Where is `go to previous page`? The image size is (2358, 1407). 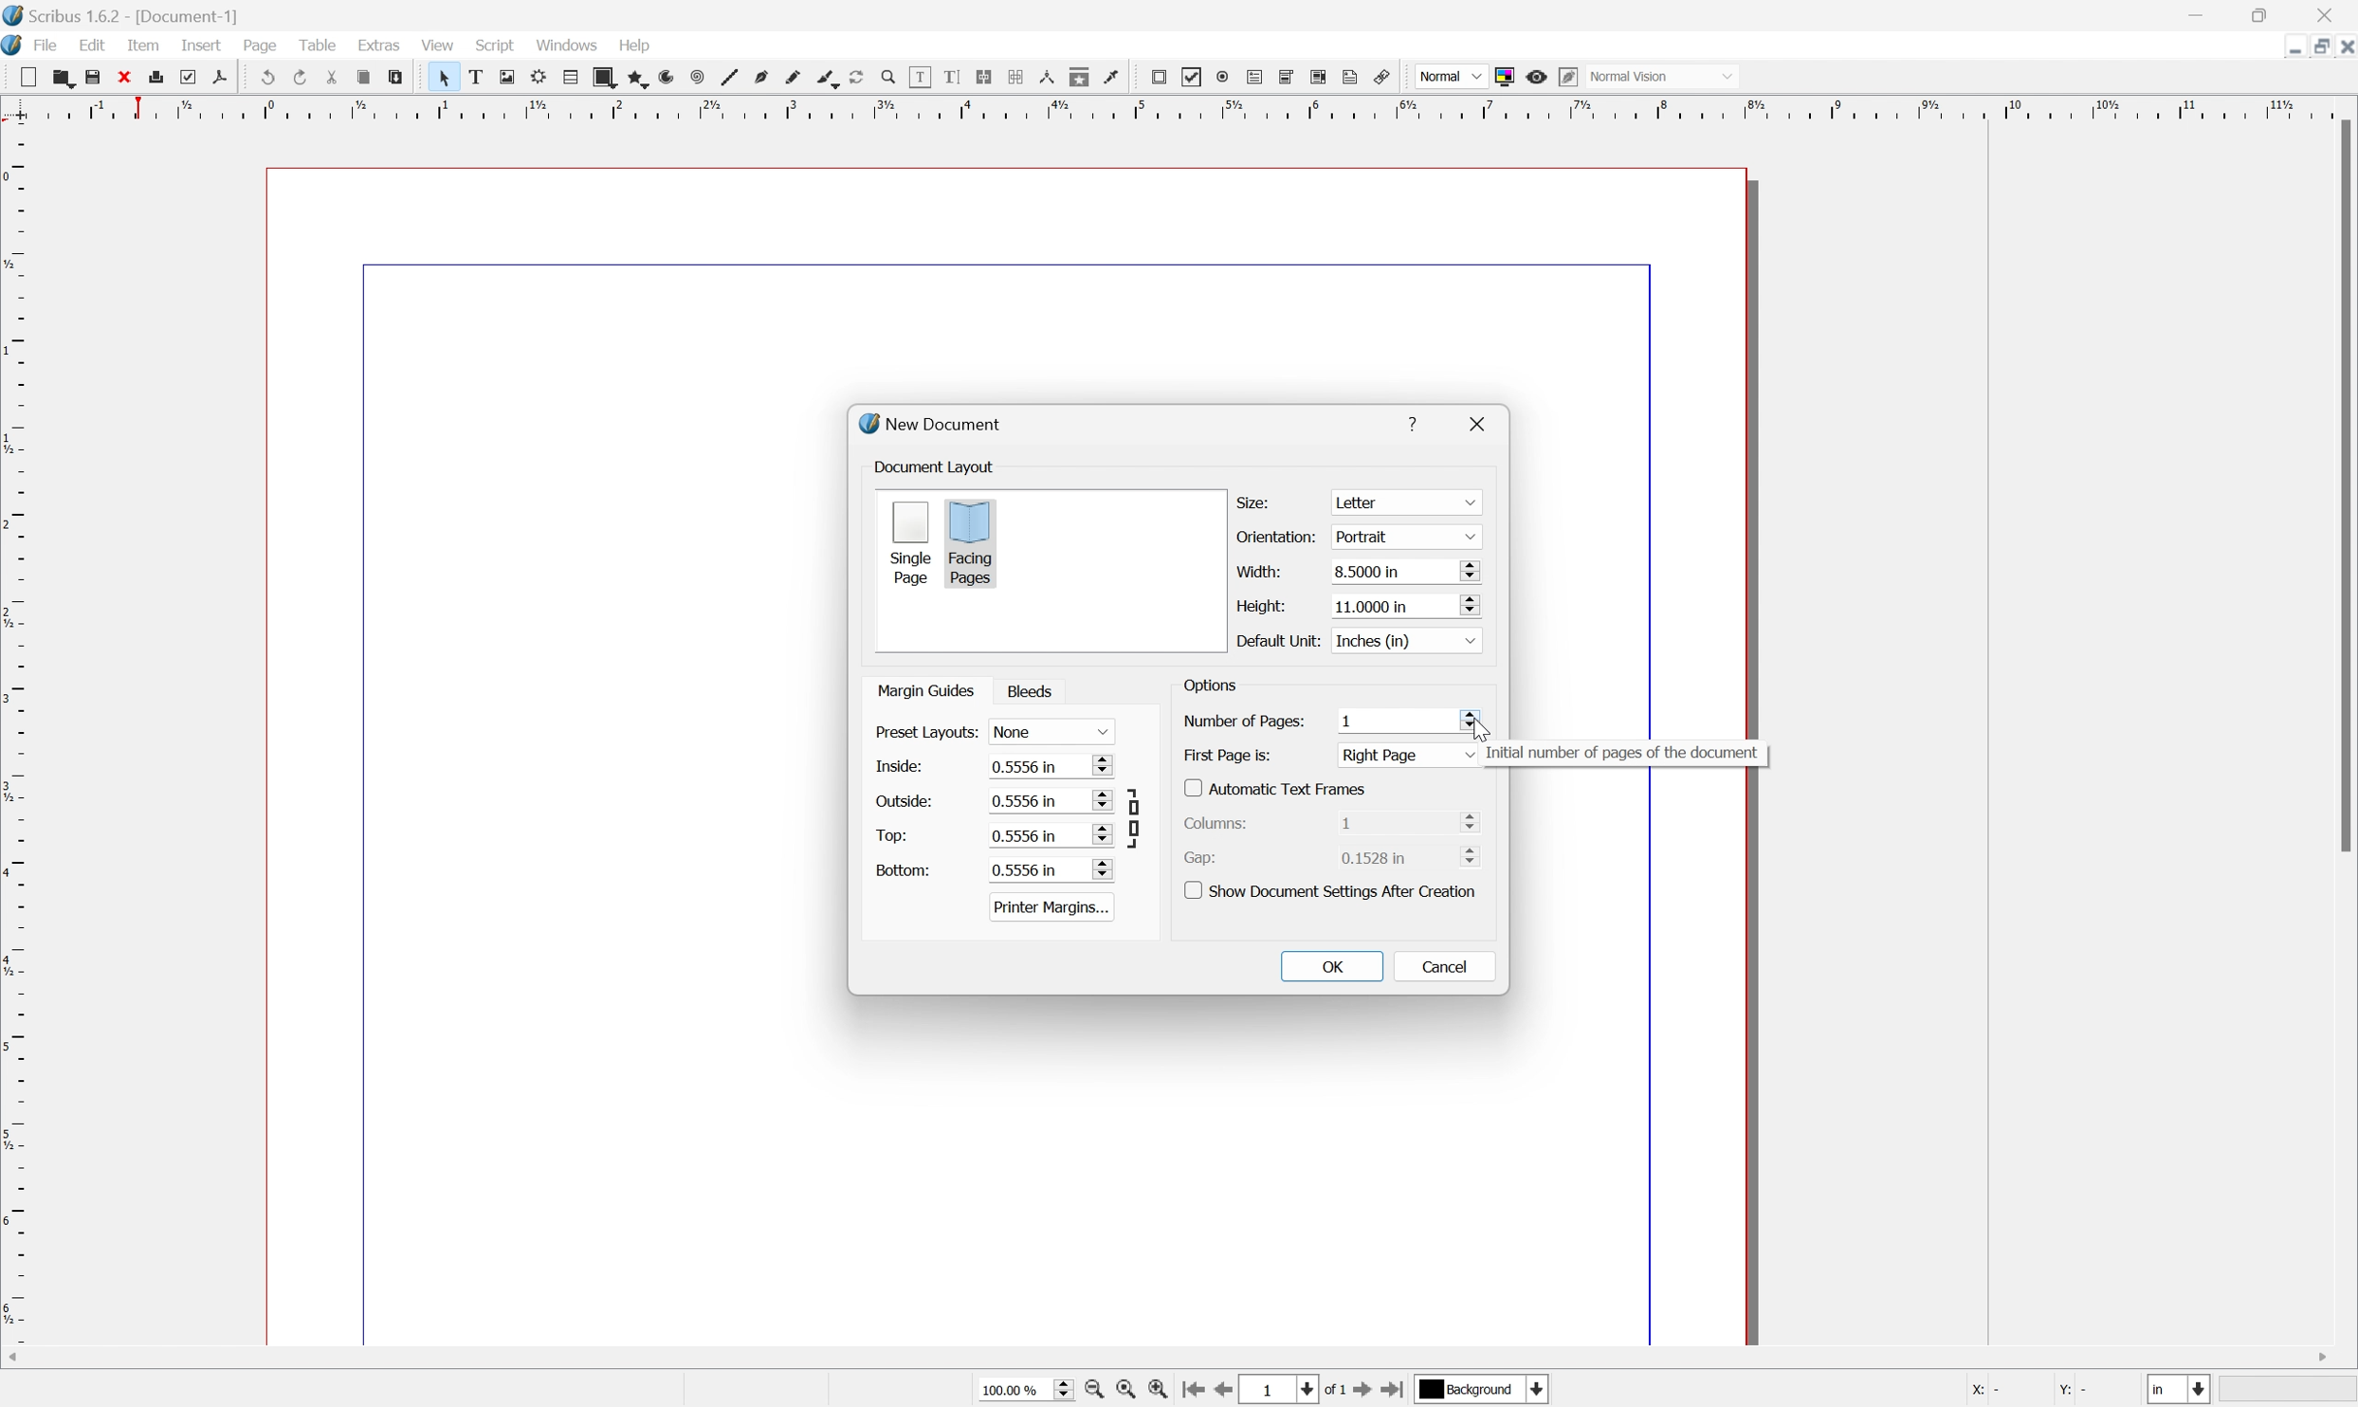 go to previous page is located at coordinates (1228, 1392).